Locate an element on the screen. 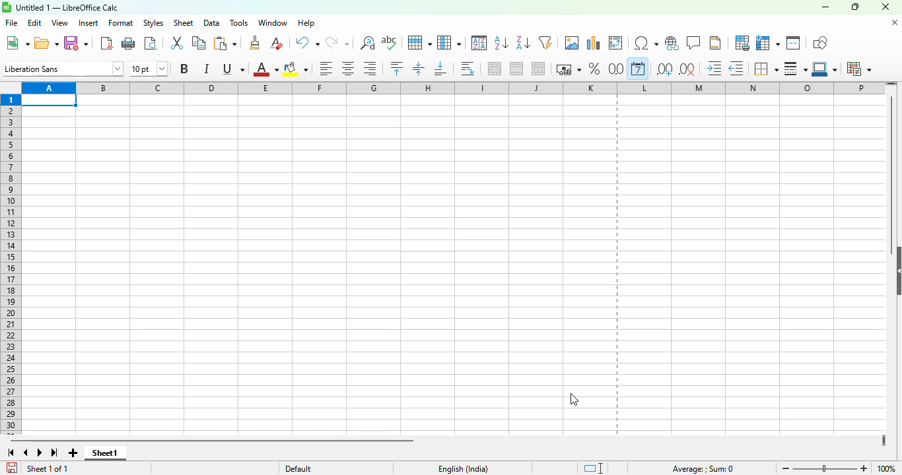 This screenshot has width=902, height=475. row is located at coordinates (420, 43).